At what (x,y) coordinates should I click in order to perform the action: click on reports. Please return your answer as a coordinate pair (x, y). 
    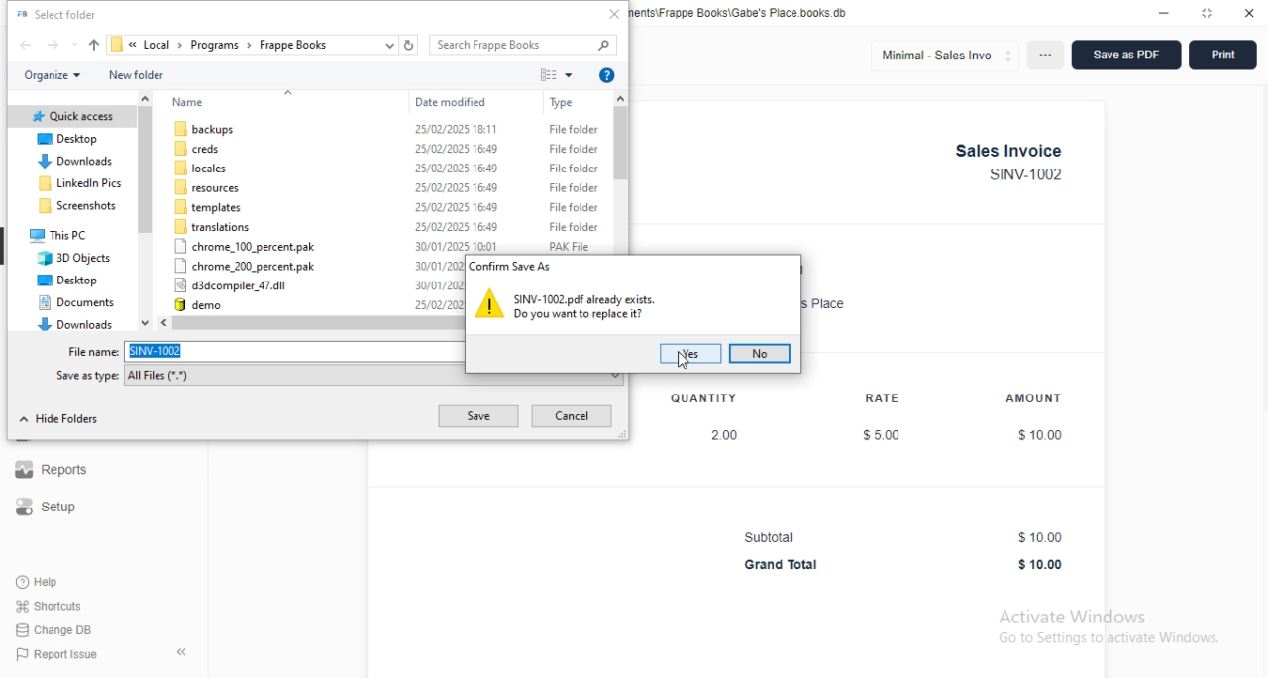
    Looking at the image, I should click on (51, 470).